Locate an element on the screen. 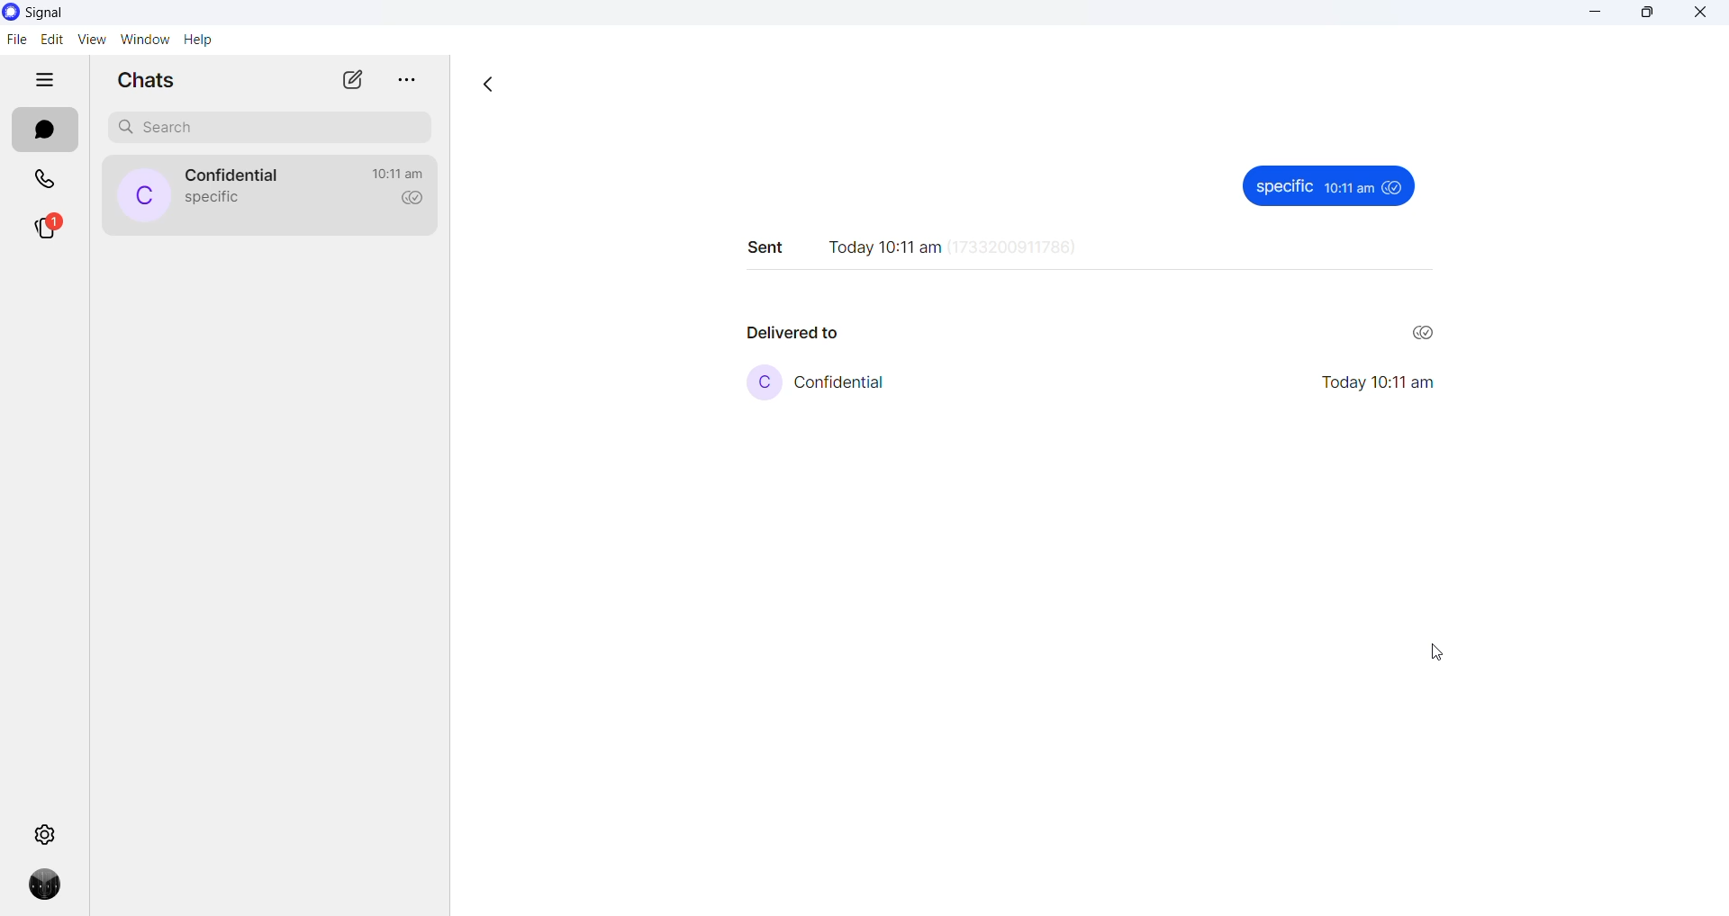 Image resolution: width=1729 pixels, height=916 pixels. delivered to text is located at coordinates (789, 330).